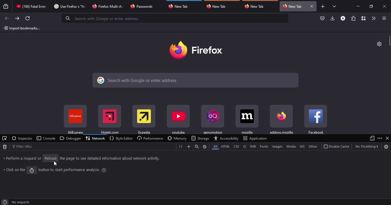 Image resolution: width=391 pixels, height=205 pixels. Describe the element at coordinates (226, 138) in the screenshot. I see `accessibility` at that location.